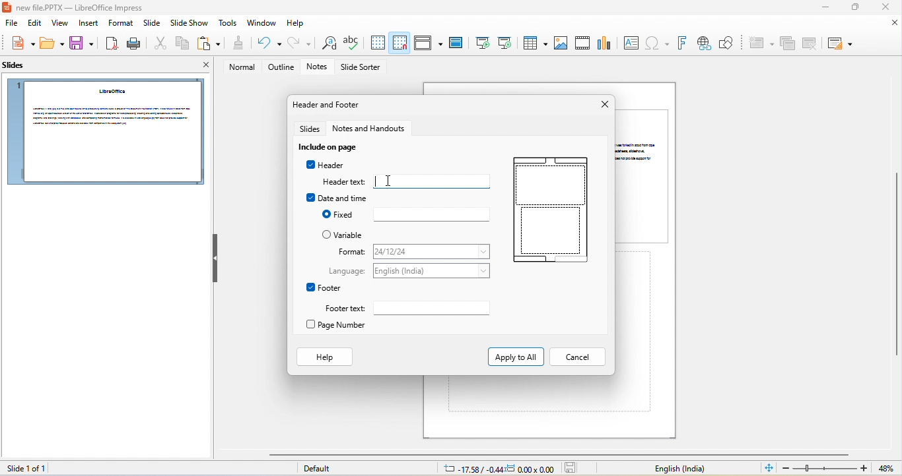 Image resolution: width=902 pixels, height=476 pixels. Describe the element at coordinates (481, 43) in the screenshot. I see `start from first slide` at that location.